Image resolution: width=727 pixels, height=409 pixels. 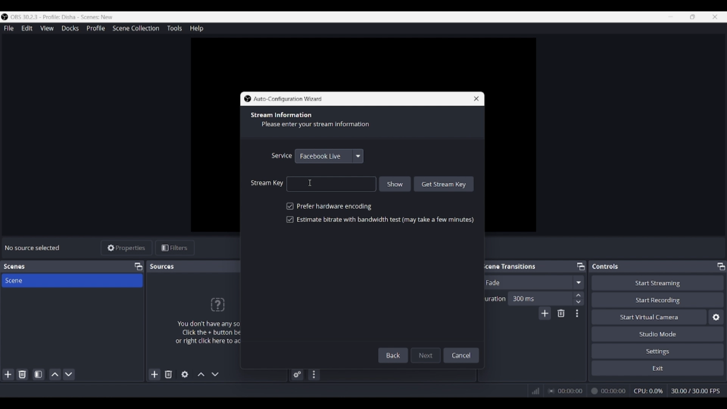 What do you see at coordinates (70, 28) in the screenshot?
I see `Docks menu` at bounding box center [70, 28].